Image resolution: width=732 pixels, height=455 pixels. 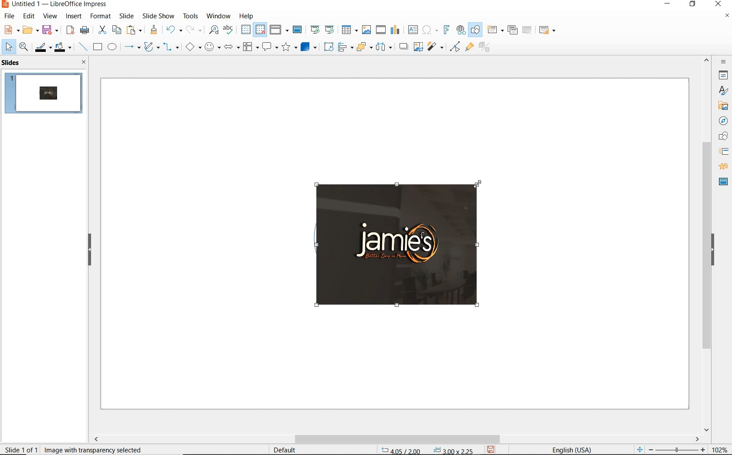 I want to click on filter, so click(x=455, y=45).